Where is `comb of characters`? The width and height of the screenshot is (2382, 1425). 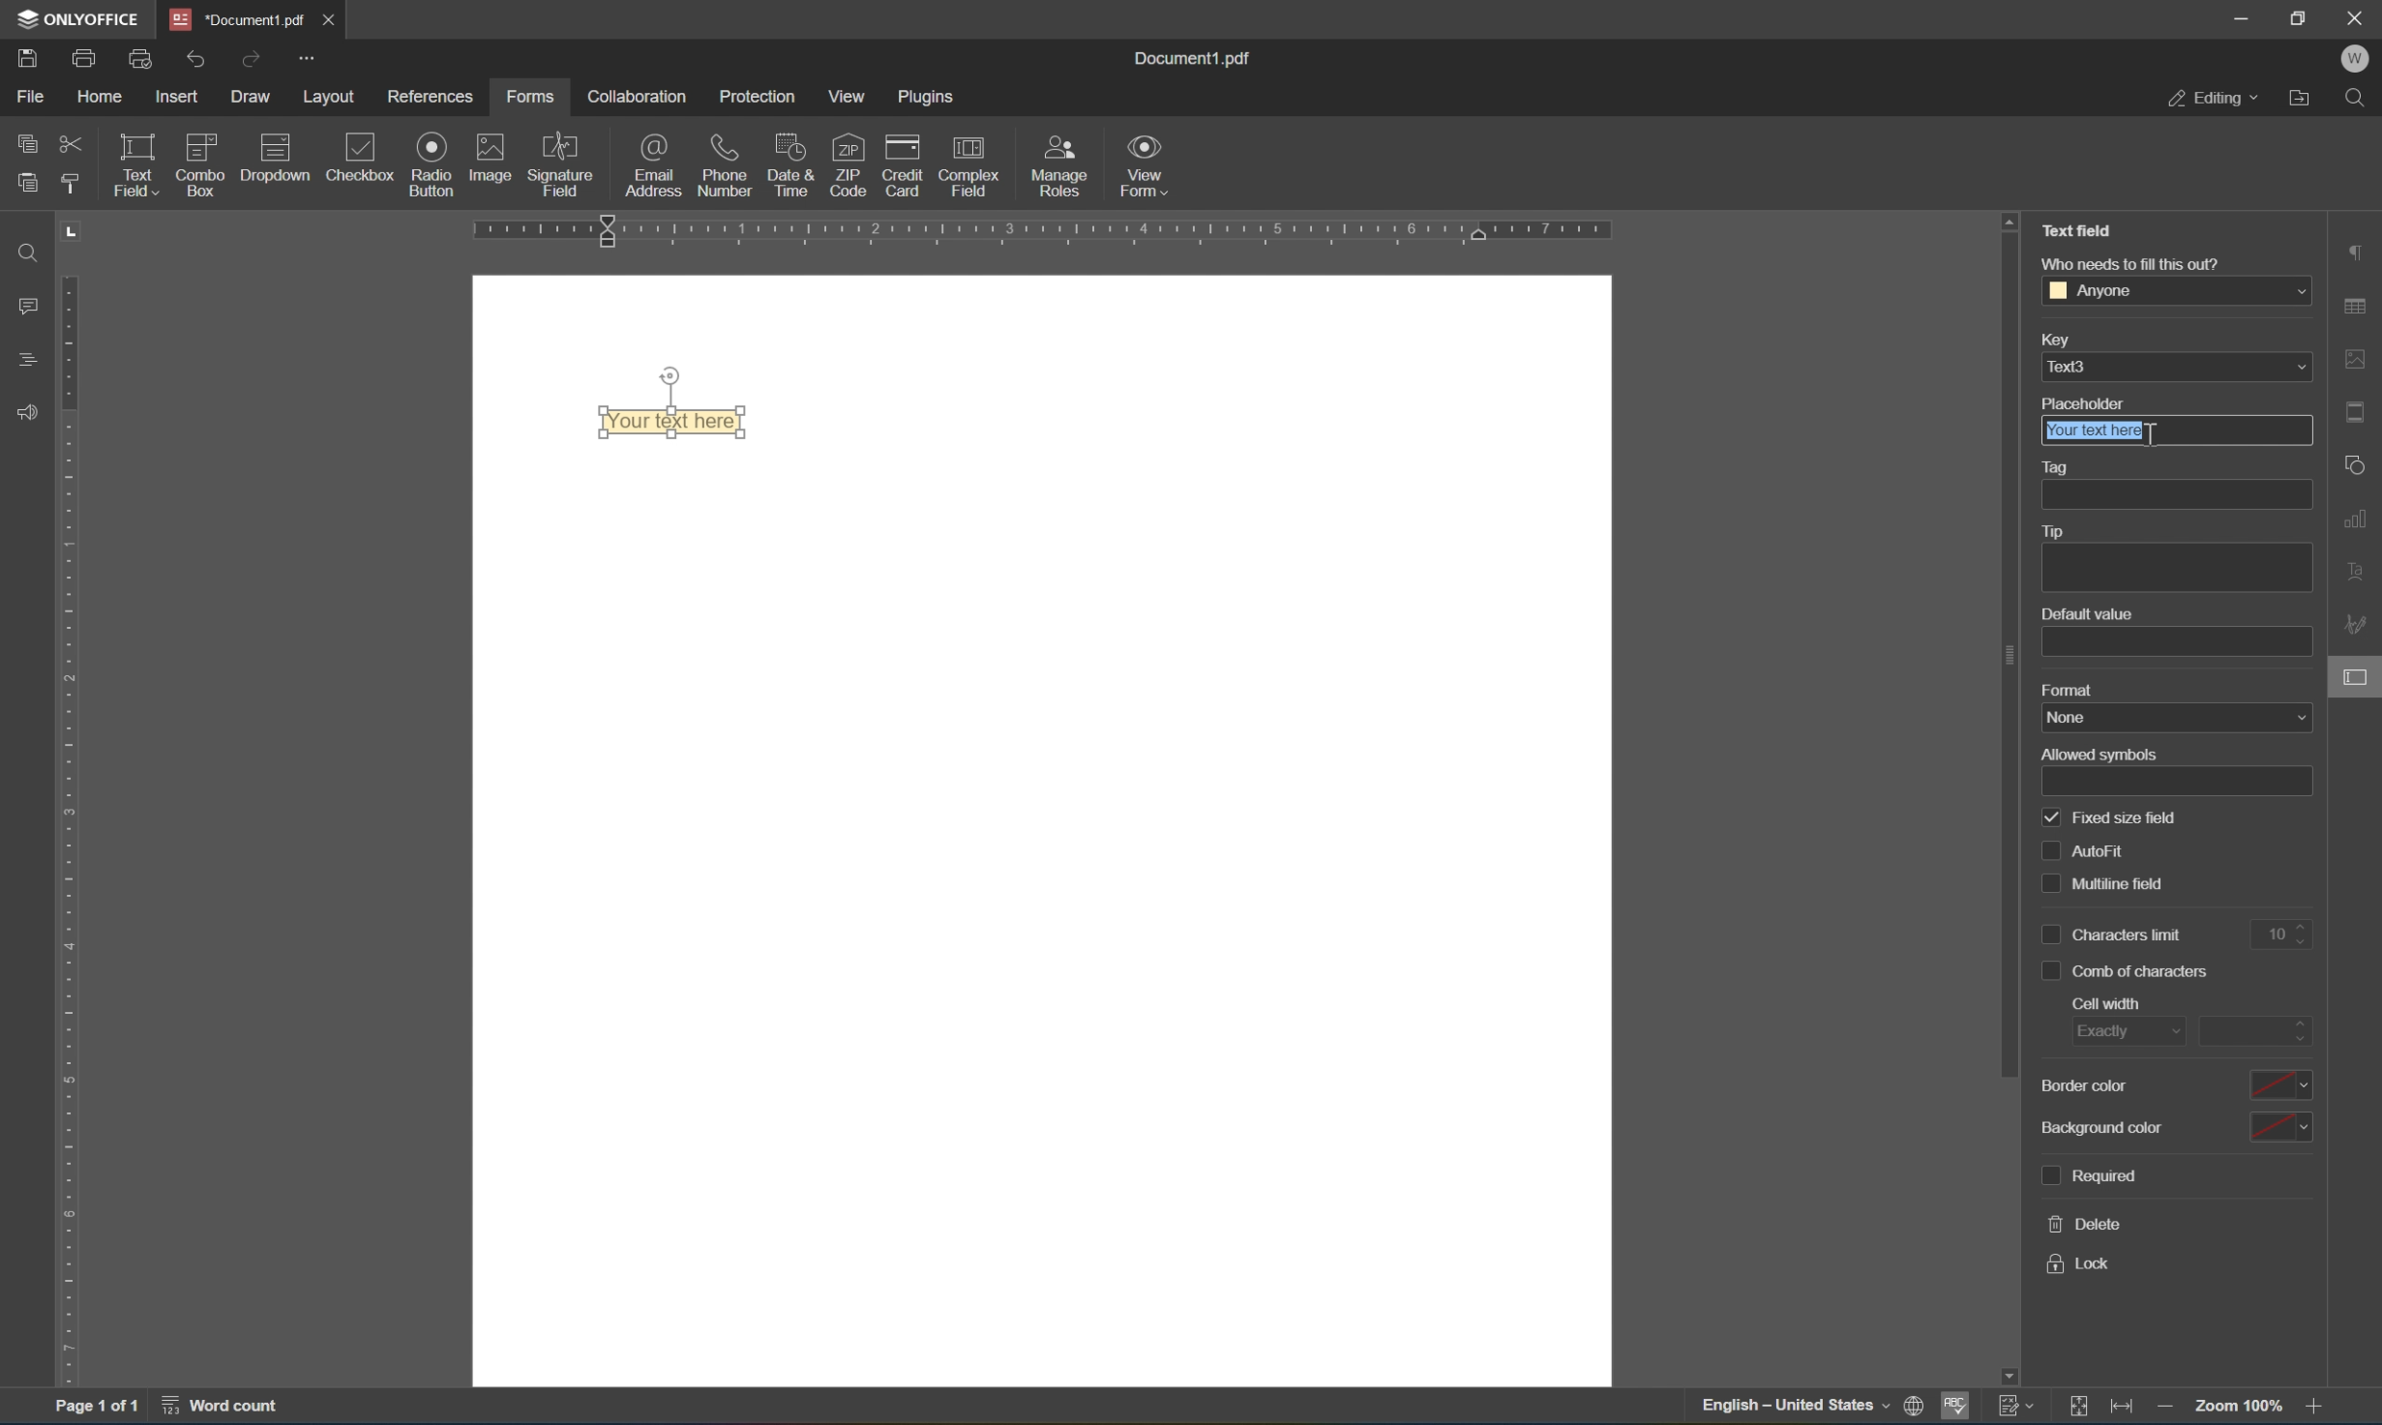 comb of characters is located at coordinates (2125, 972).